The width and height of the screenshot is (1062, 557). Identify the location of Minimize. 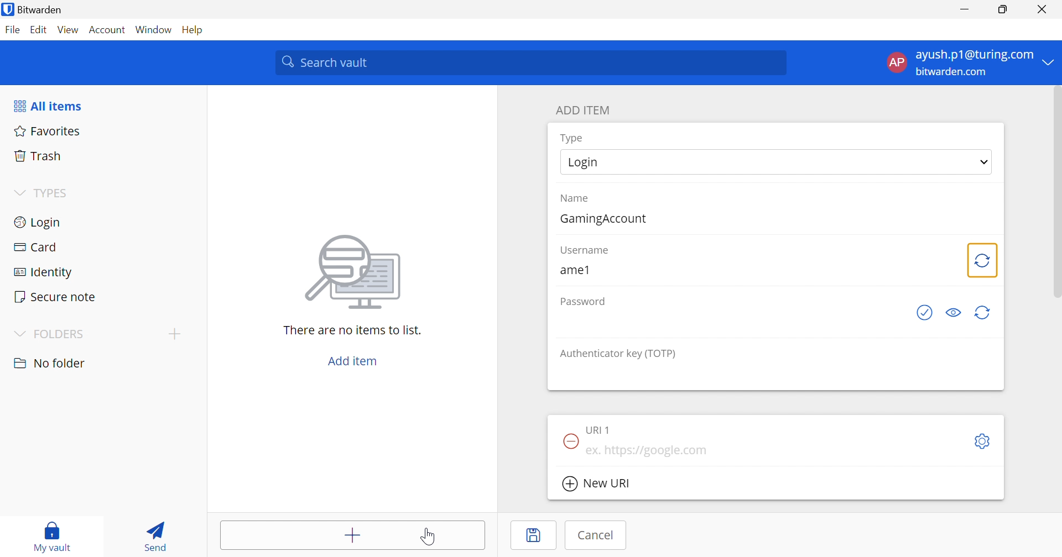
(965, 10).